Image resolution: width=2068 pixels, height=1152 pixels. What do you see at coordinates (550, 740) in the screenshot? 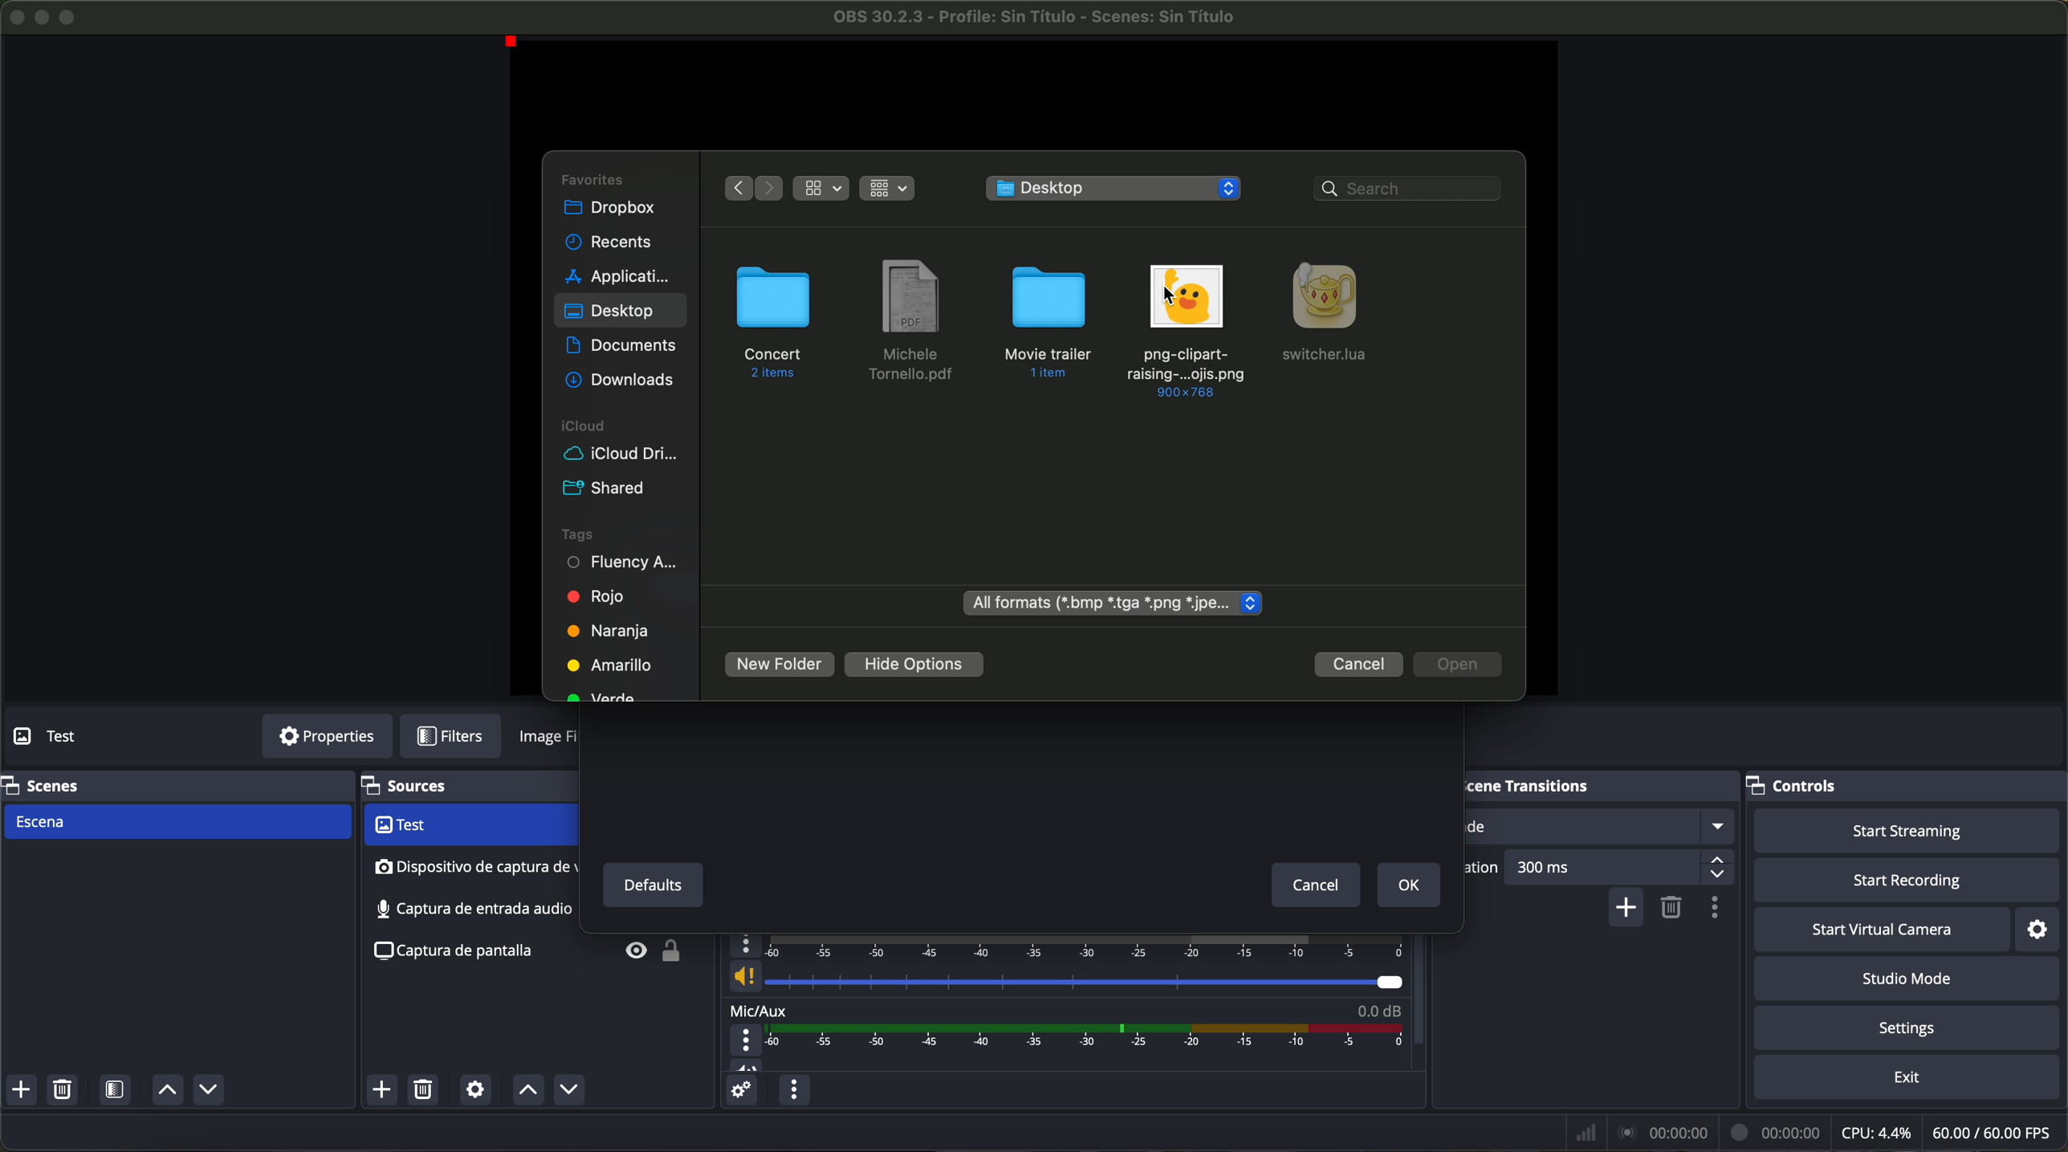
I see `image` at bounding box center [550, 740].